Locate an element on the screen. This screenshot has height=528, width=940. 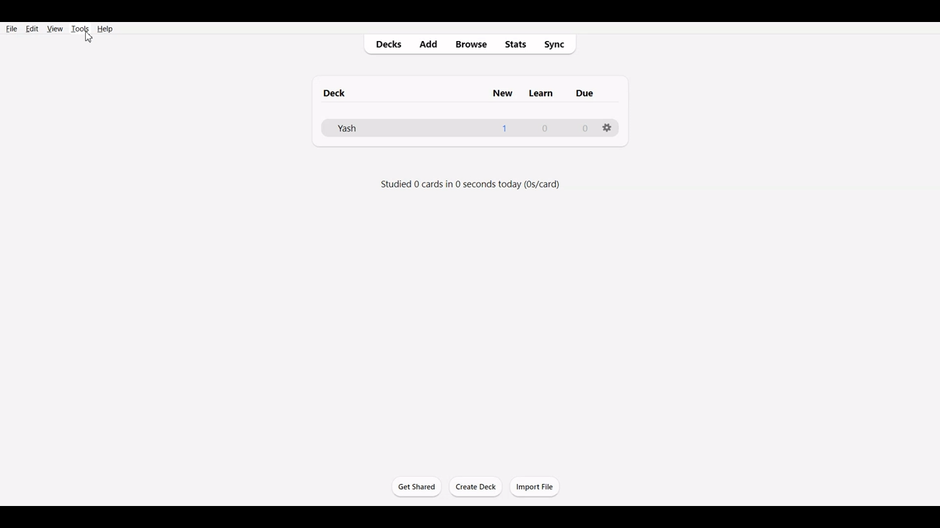
File is located at coordinates (12, 28).